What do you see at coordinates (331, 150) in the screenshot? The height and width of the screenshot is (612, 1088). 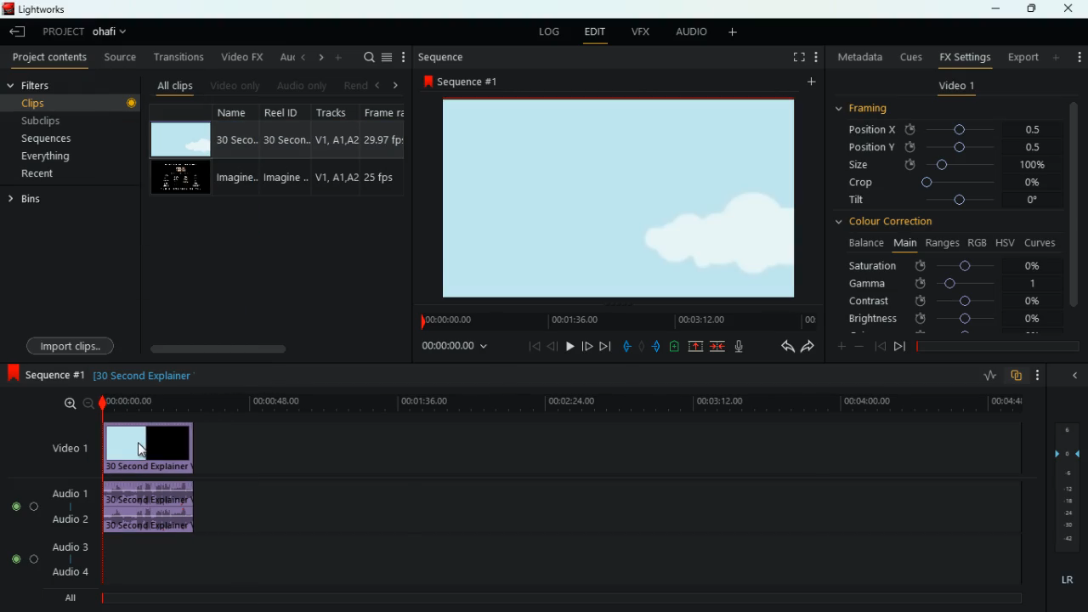 I see `tracks` at bounding box center [331, 150].